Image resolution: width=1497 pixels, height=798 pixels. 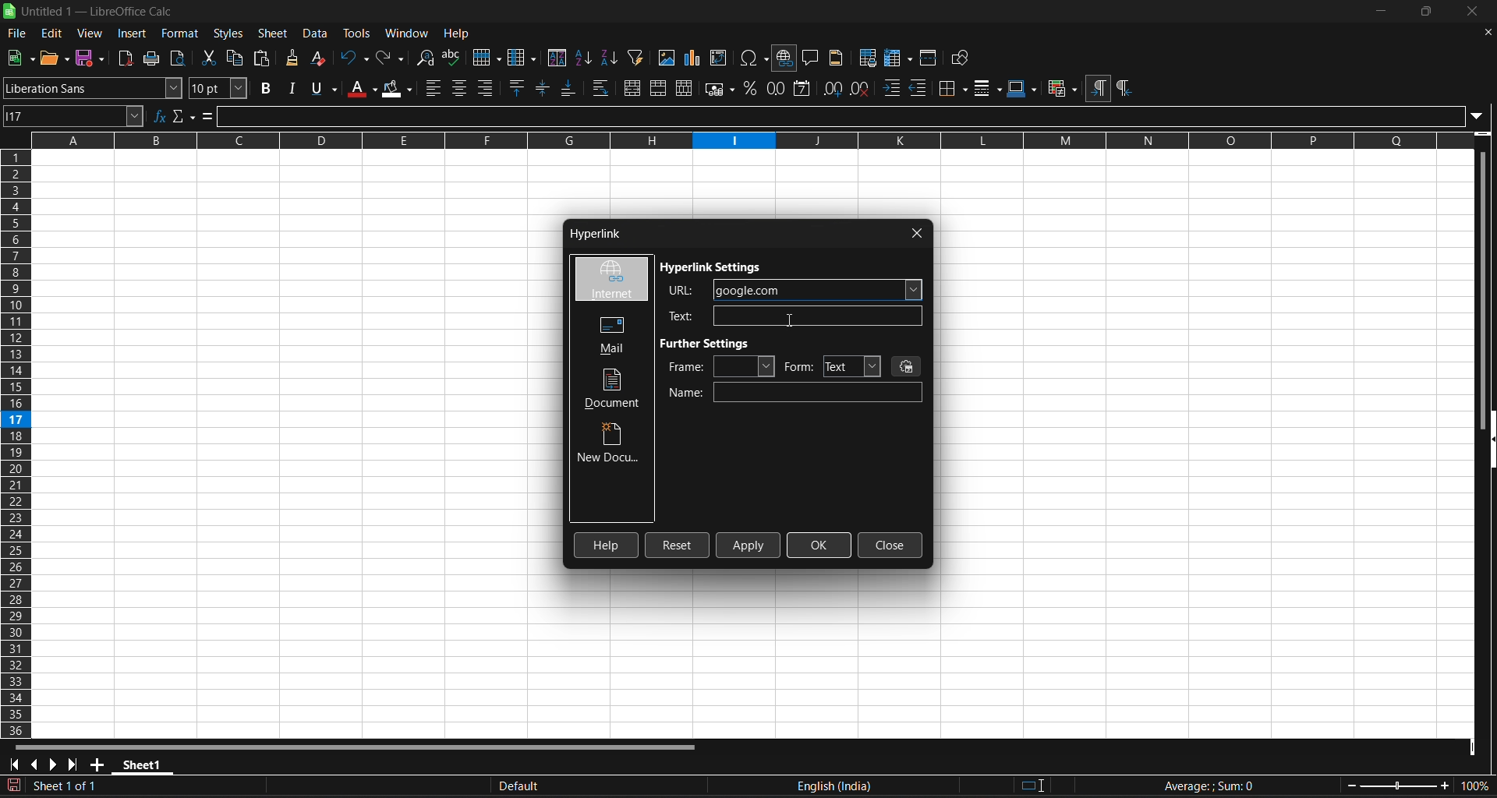 I want to click on align right, so click(x=487, y=88).